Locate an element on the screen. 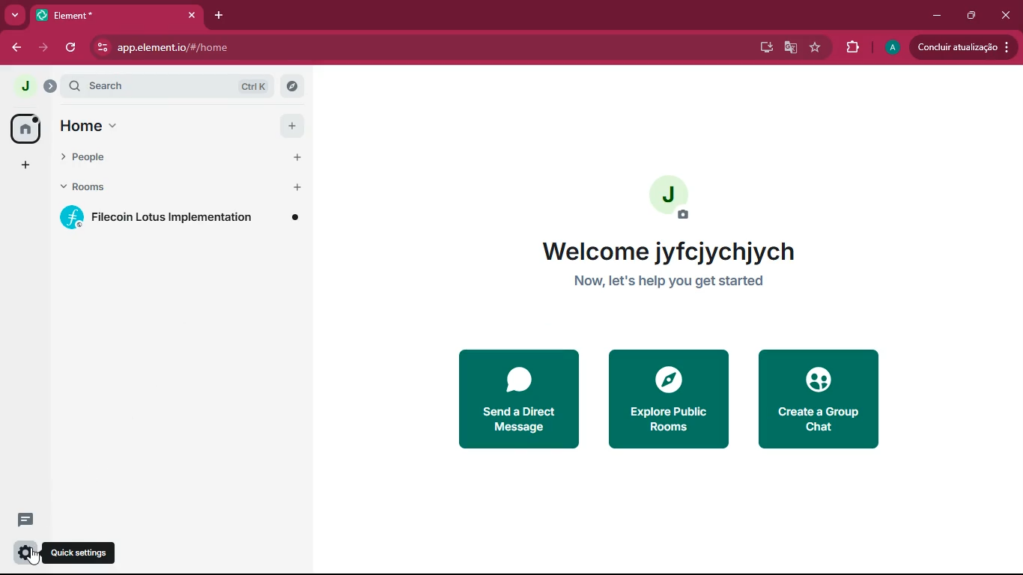  profile picture is located at coordinates (20, 87).